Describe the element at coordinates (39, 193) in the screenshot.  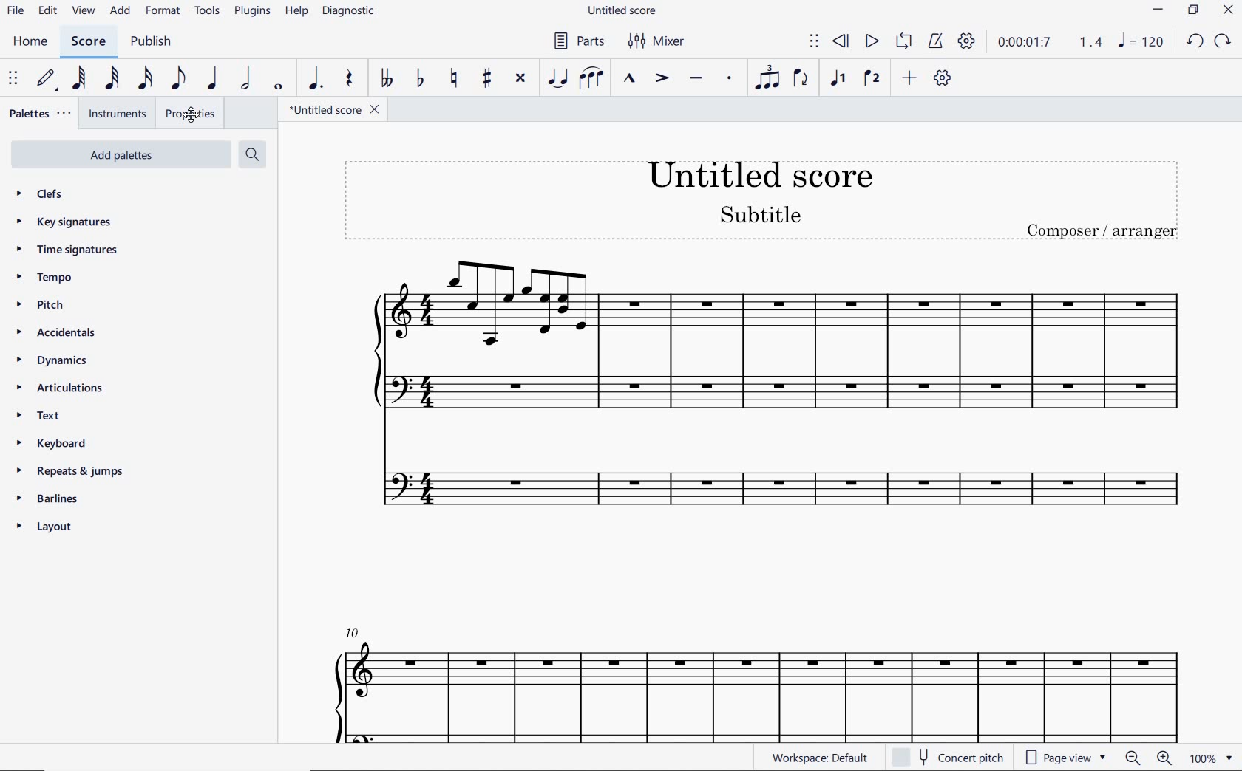
I see `clefs` at that location.